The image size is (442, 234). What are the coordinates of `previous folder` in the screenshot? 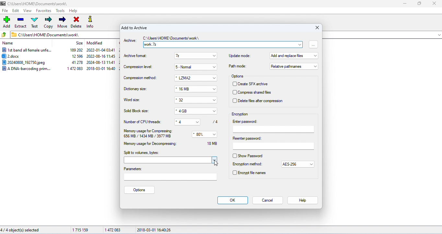 It's located at (5, 34).